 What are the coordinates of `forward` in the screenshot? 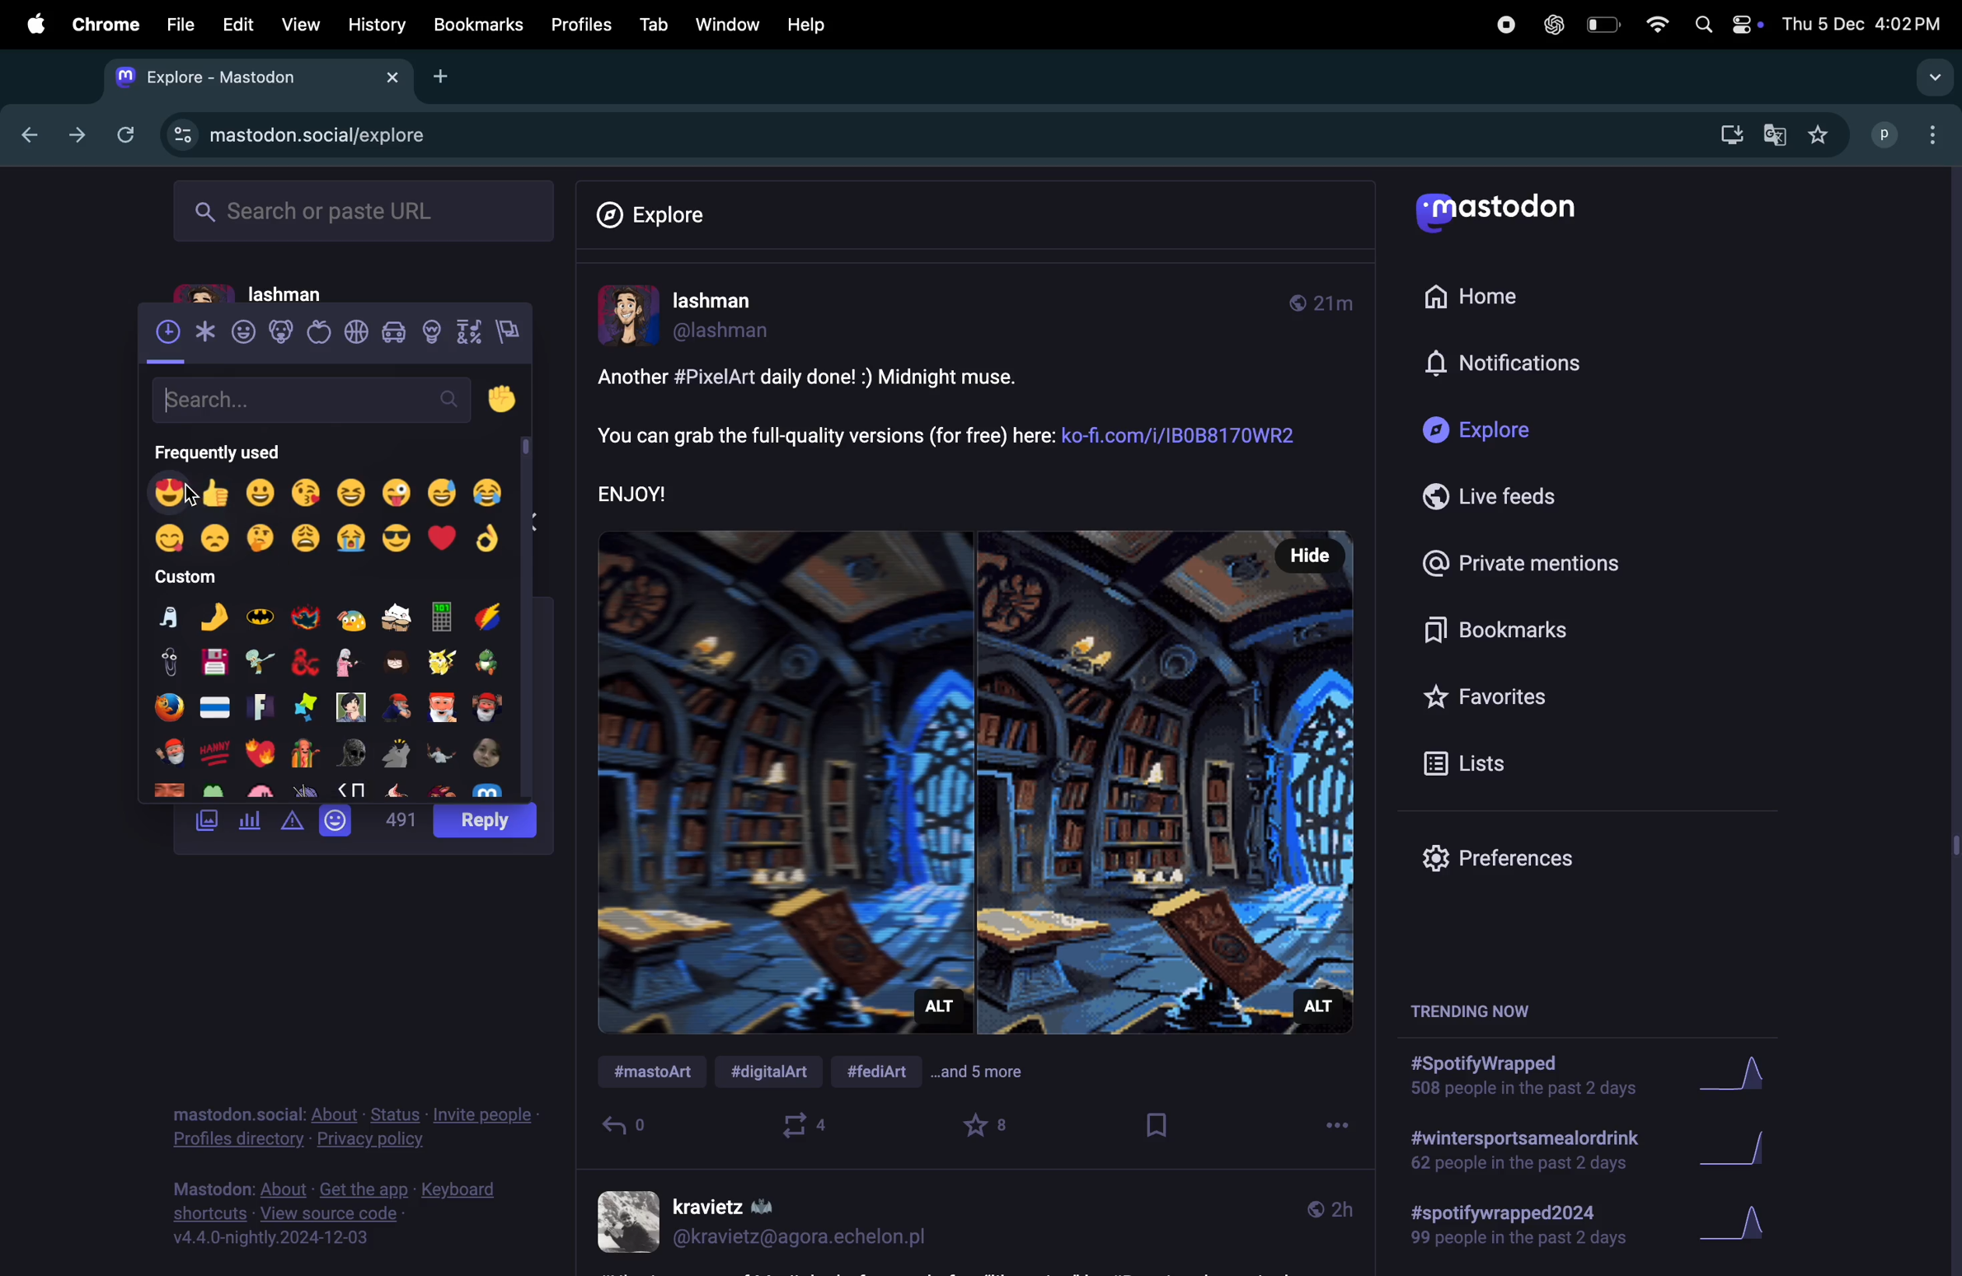 It's located at (75, 135).